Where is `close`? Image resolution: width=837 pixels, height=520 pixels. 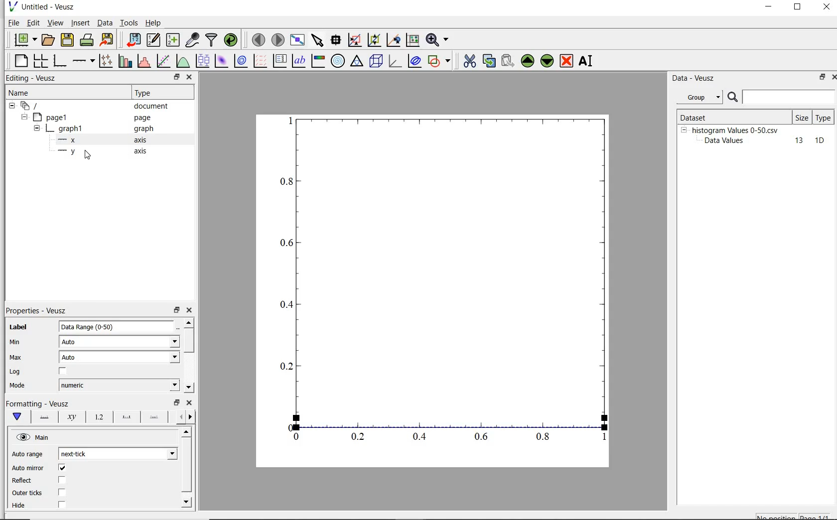 close is located at coordinates (191, 310).